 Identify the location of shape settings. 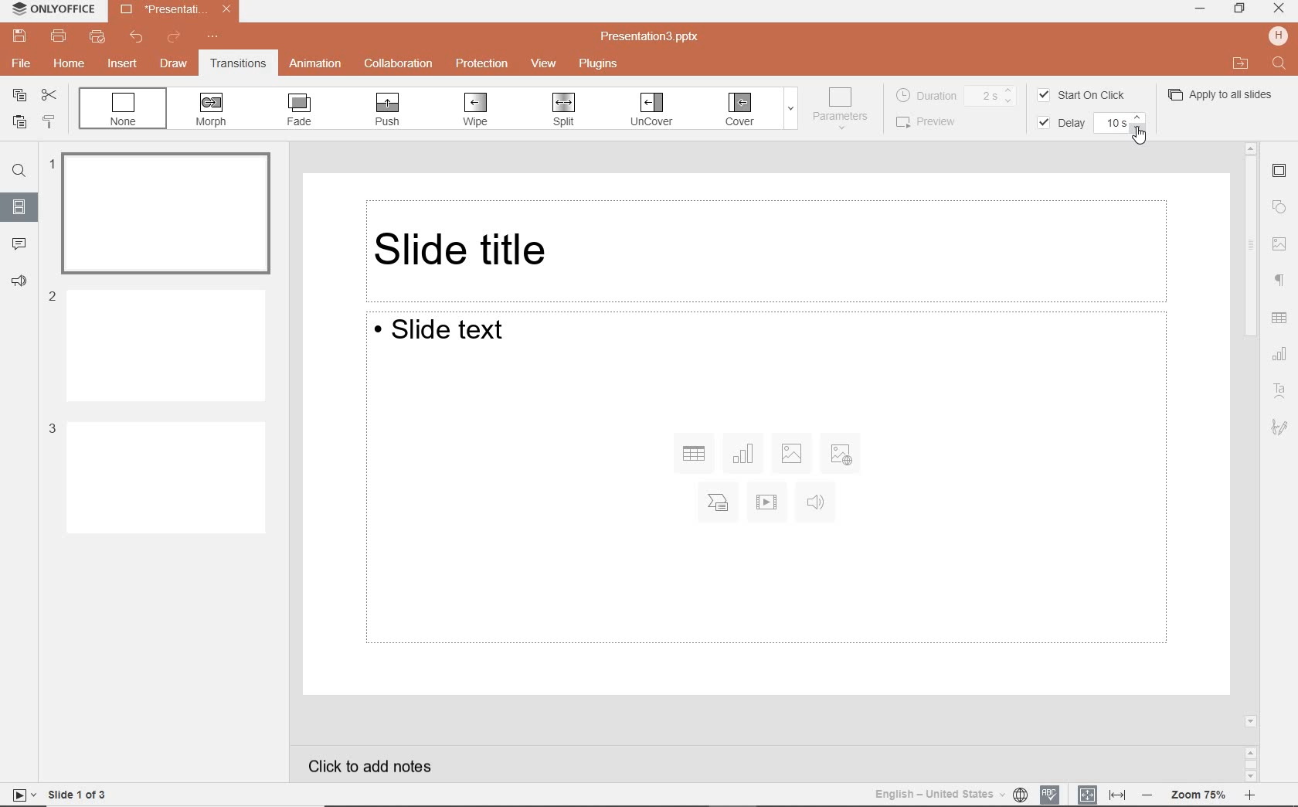
(1279, 207).